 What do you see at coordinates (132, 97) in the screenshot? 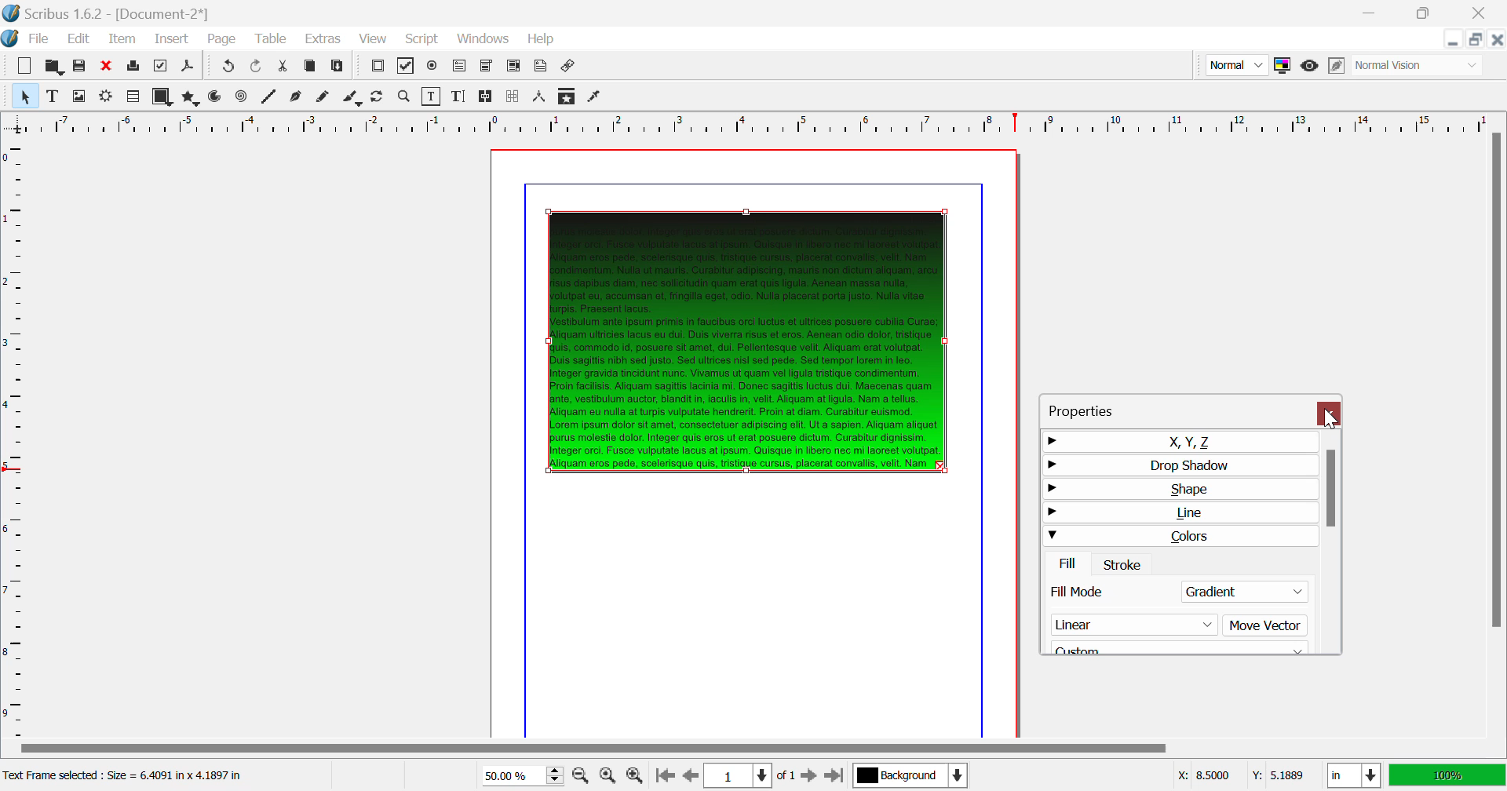
I see `Render Frame` at bounding box center [132, 97].